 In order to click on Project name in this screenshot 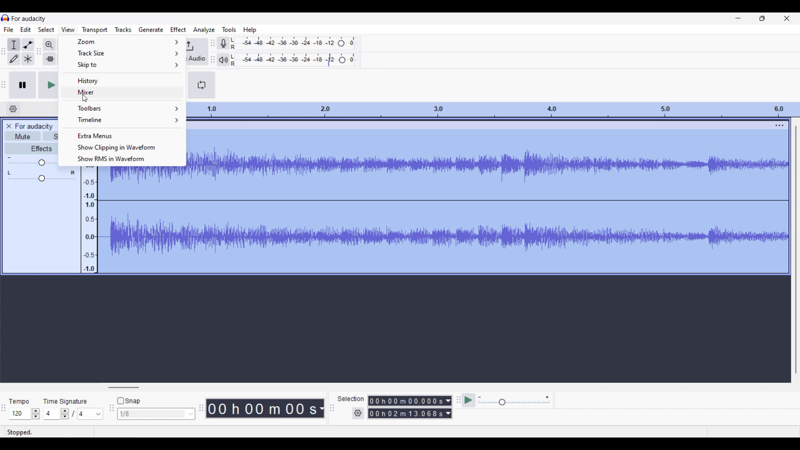, I will do `click(34, 127)`.